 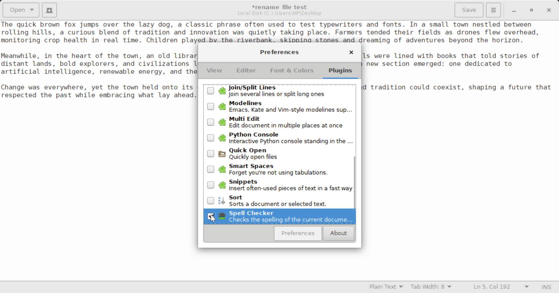 I want to click on Modelines Plugin Unselected, so click(x=279, y=107).